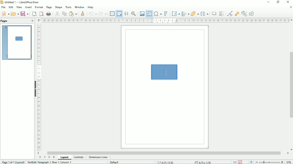  What do you see at coordinates (5, 14) in the screenshot?
I see `Save` at bounding box center [5, 14].